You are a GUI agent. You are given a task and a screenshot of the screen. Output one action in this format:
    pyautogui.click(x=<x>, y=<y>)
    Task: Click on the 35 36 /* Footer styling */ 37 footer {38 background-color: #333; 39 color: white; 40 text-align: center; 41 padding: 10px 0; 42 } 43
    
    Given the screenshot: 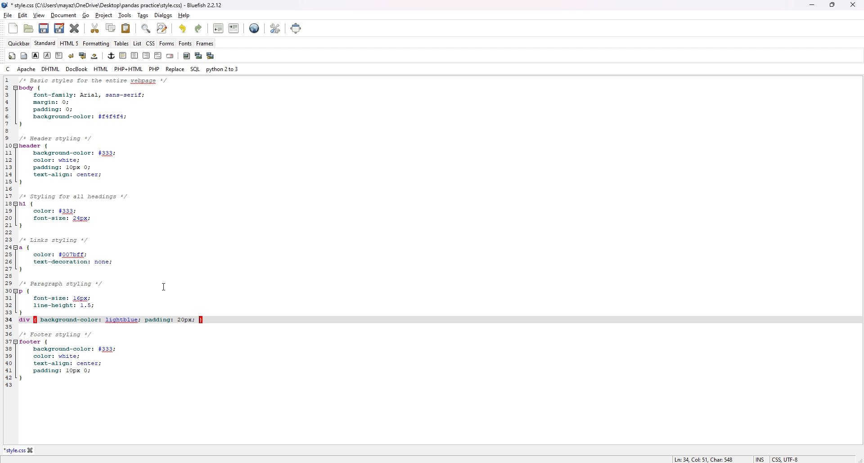 What is the action you would take?
    pyautogui.click(x=64, y=356)
    